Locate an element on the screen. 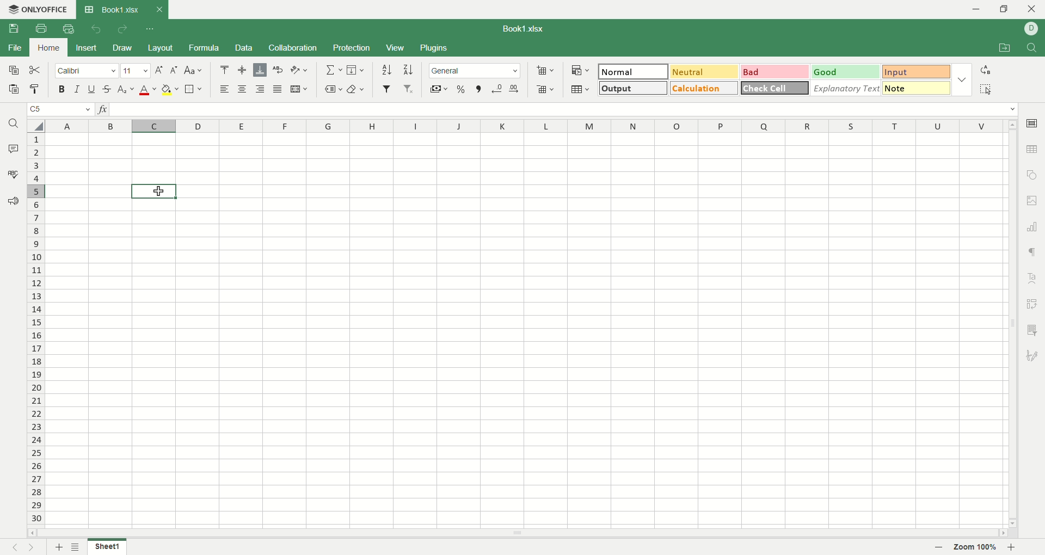 The width and height of the screenshot is (1045, 555). slice settings is located at coordinates (1034, 329).